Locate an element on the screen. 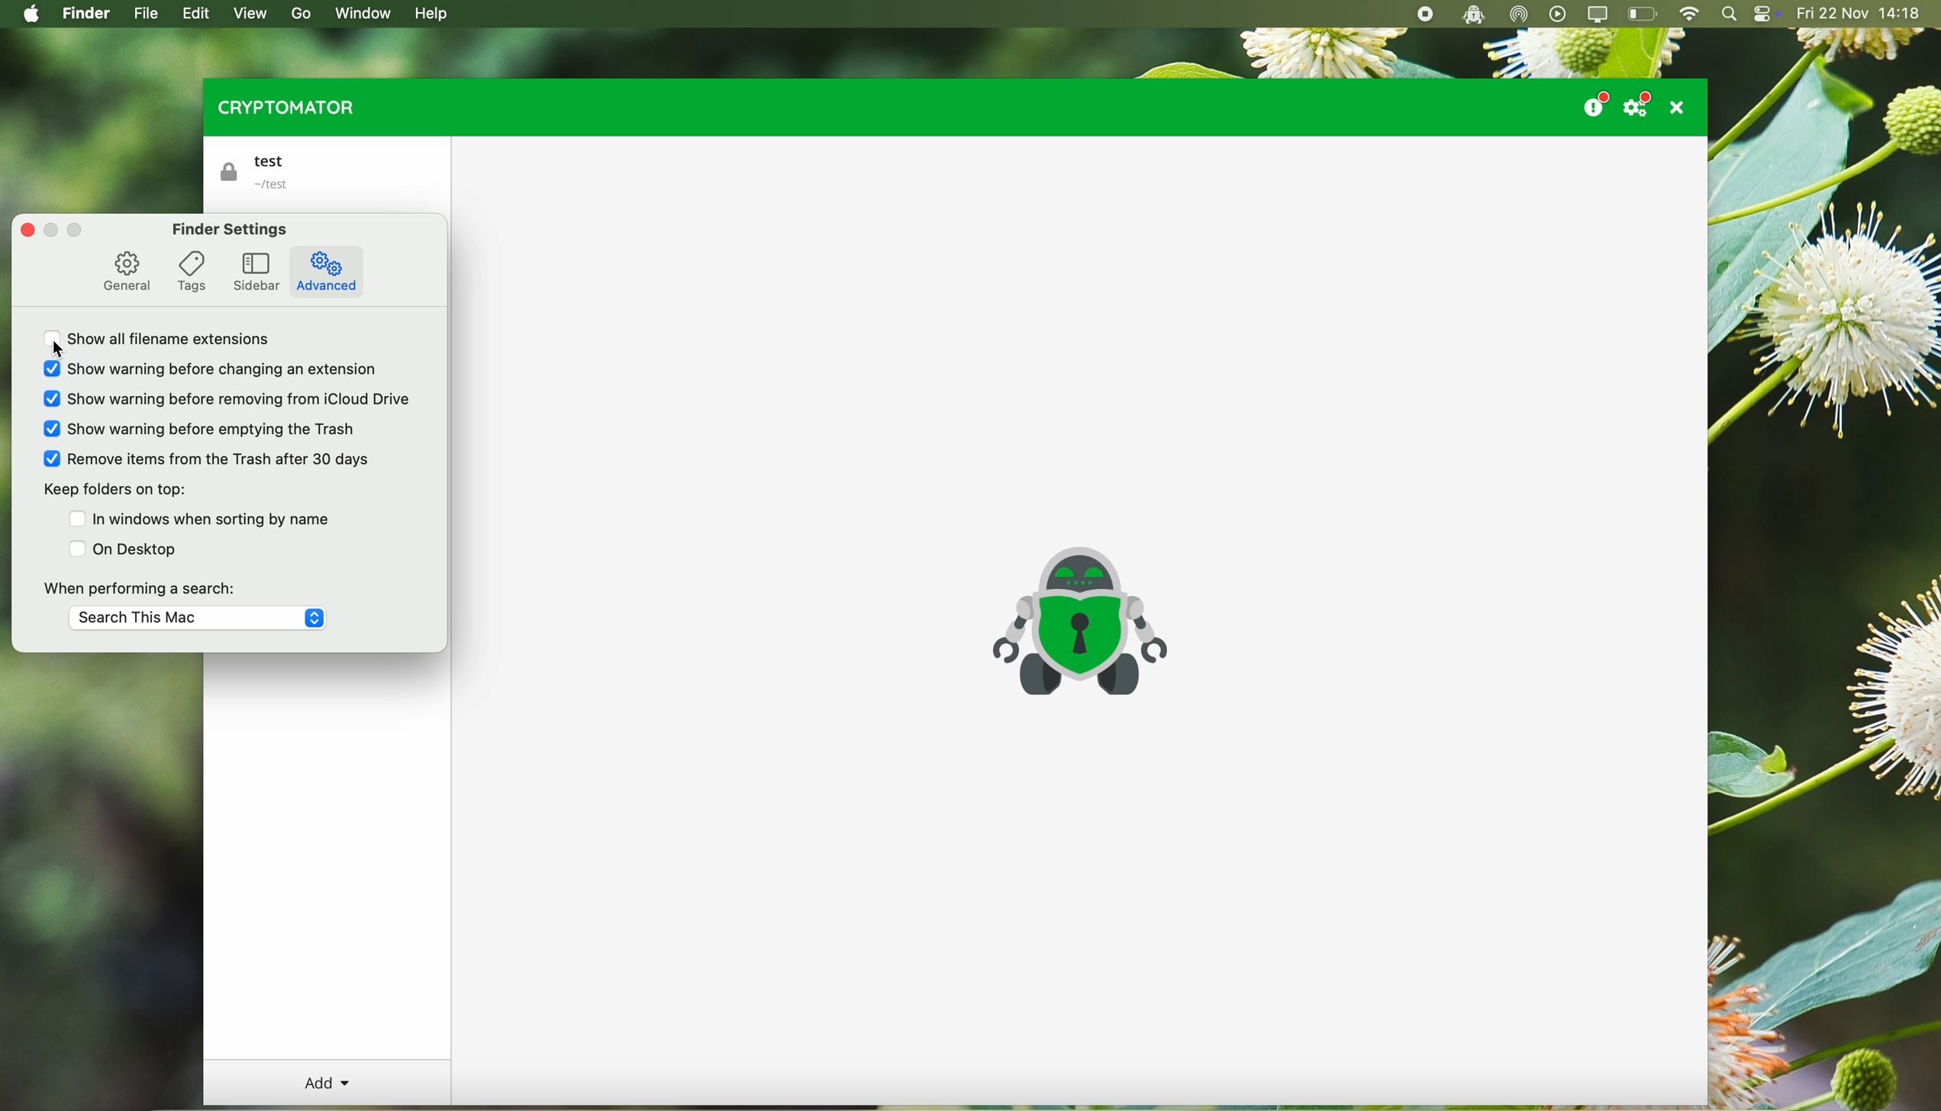 Image resolution: width=1941 pixels, height=1111 pixels. Show warning before removing from iCloud Drive is located at coordinates (227, 399).